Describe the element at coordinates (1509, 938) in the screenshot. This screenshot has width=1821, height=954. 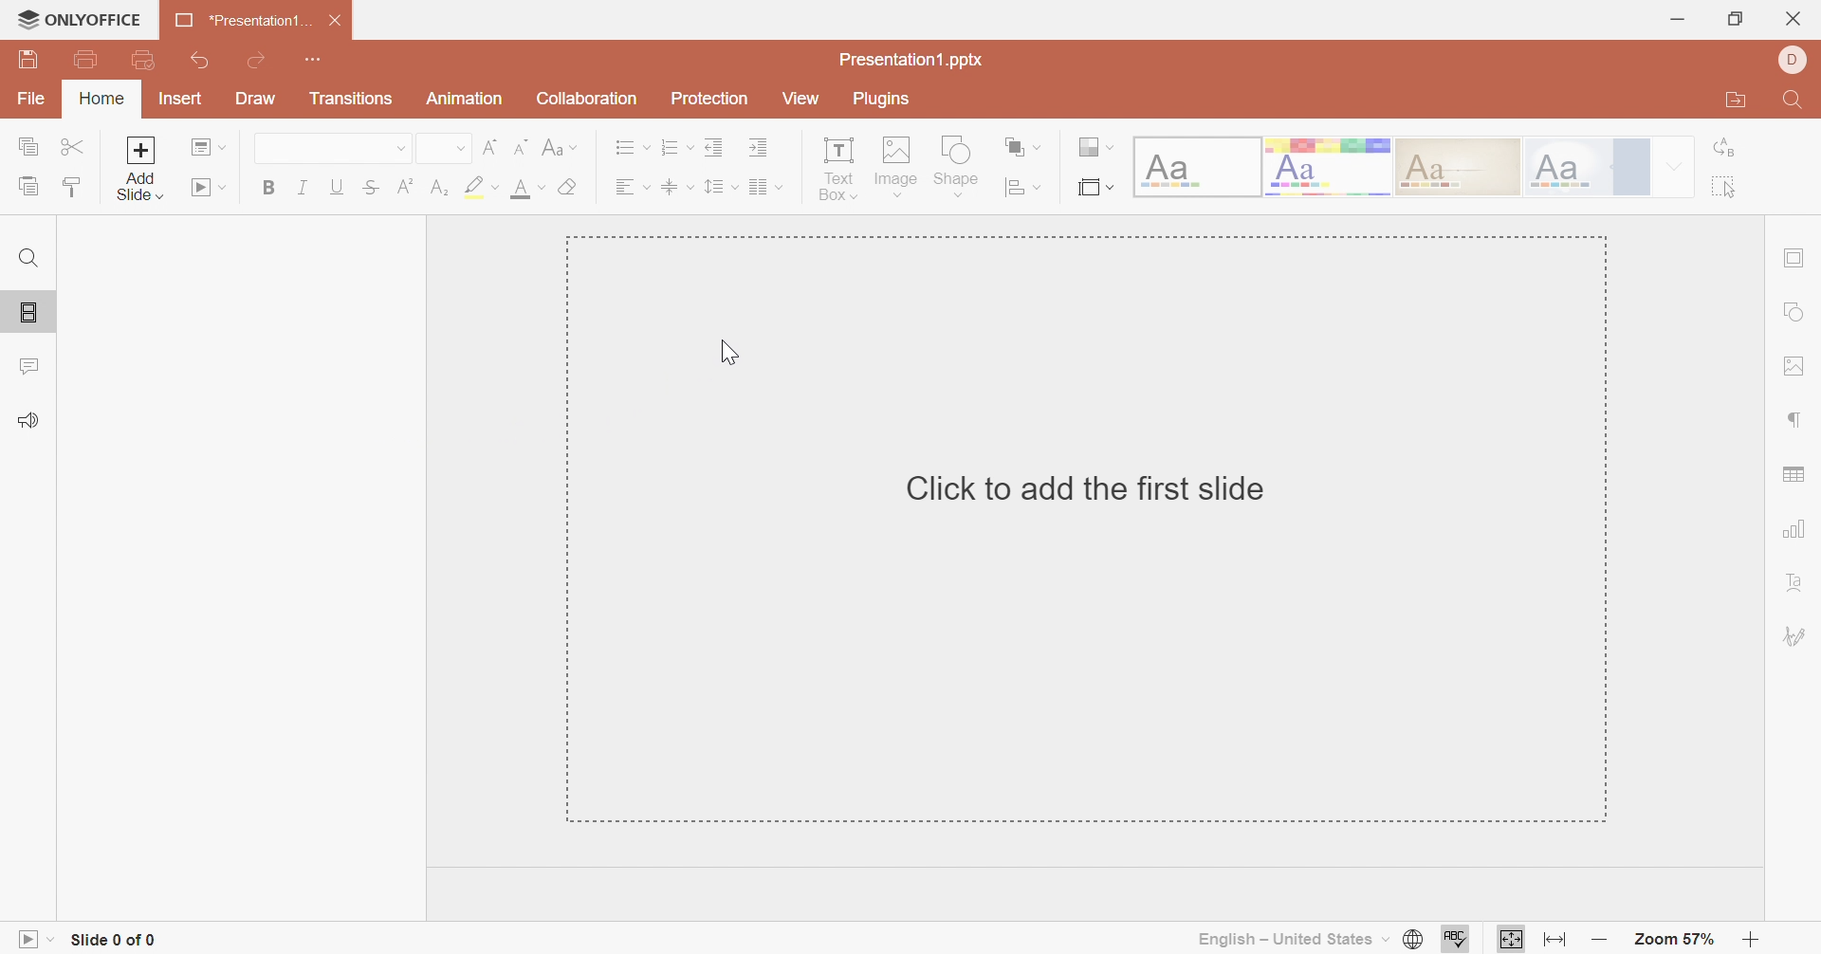
I see `Fit to slide` at that location.